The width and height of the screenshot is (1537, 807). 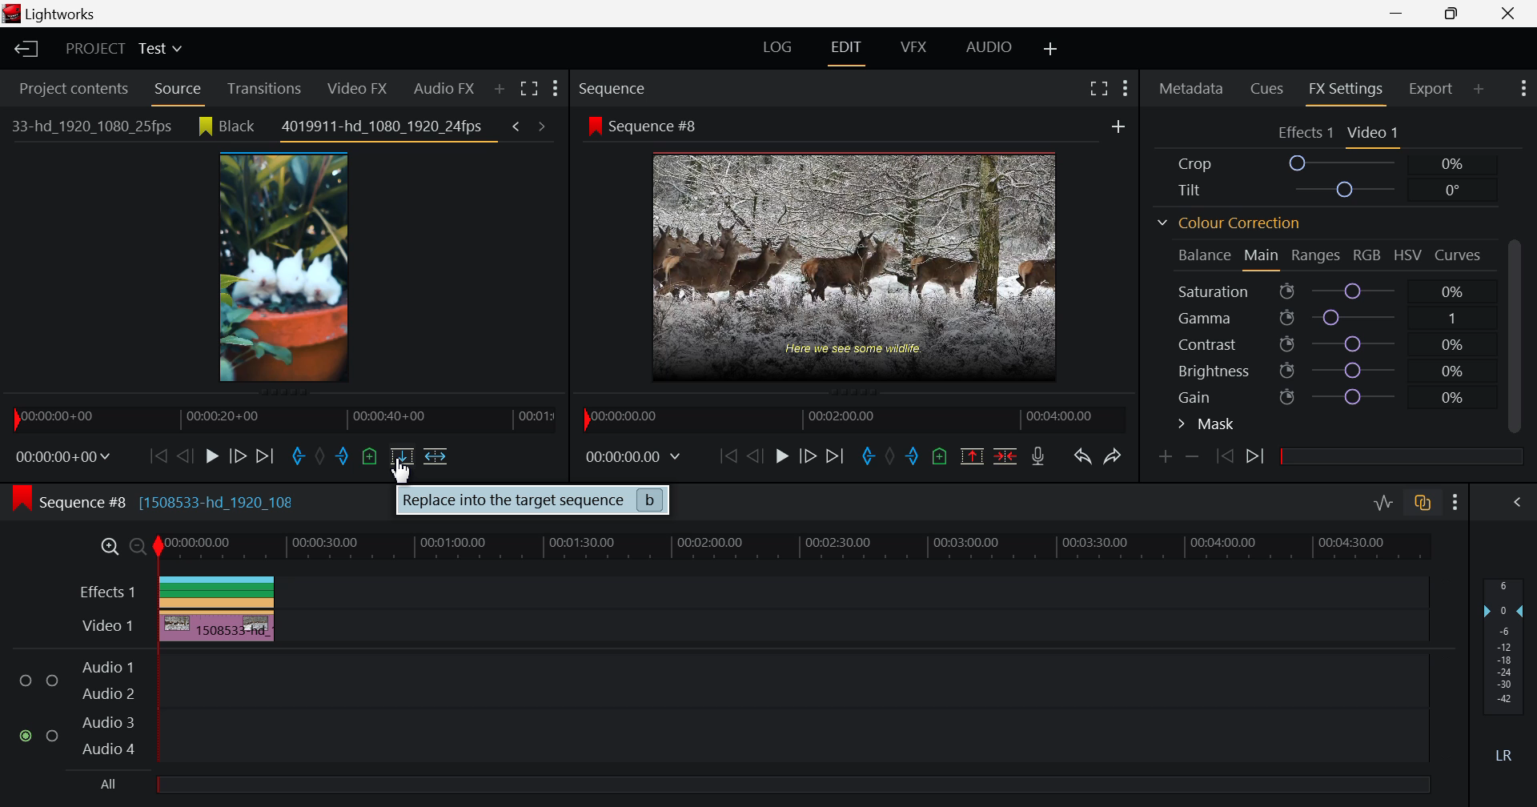 I want to click on Lower keyframe, so click(x=1196, y=456).